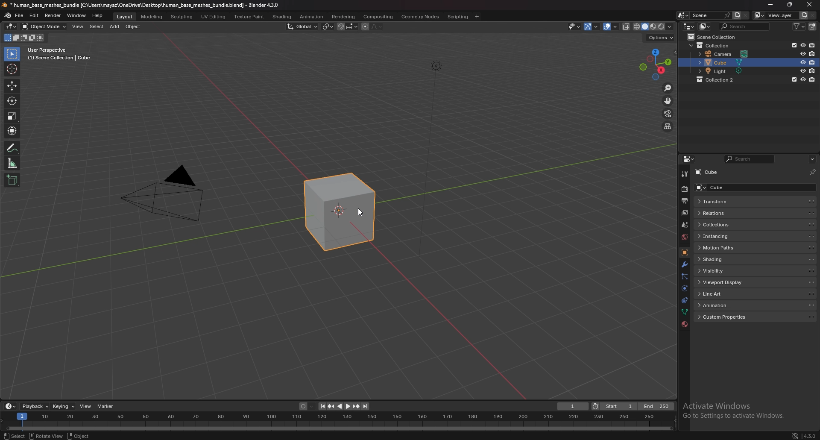  What do you see at coordinates (684, 189) in the screenshot?
I see `render` at bounding box center [684, 189].